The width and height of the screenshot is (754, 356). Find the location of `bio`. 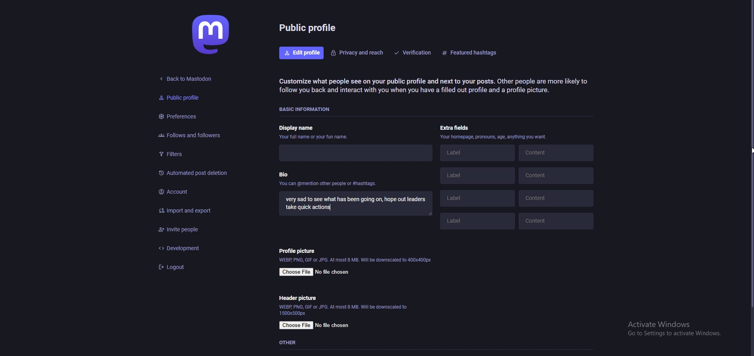

bio is located at coordinates (329, 178).